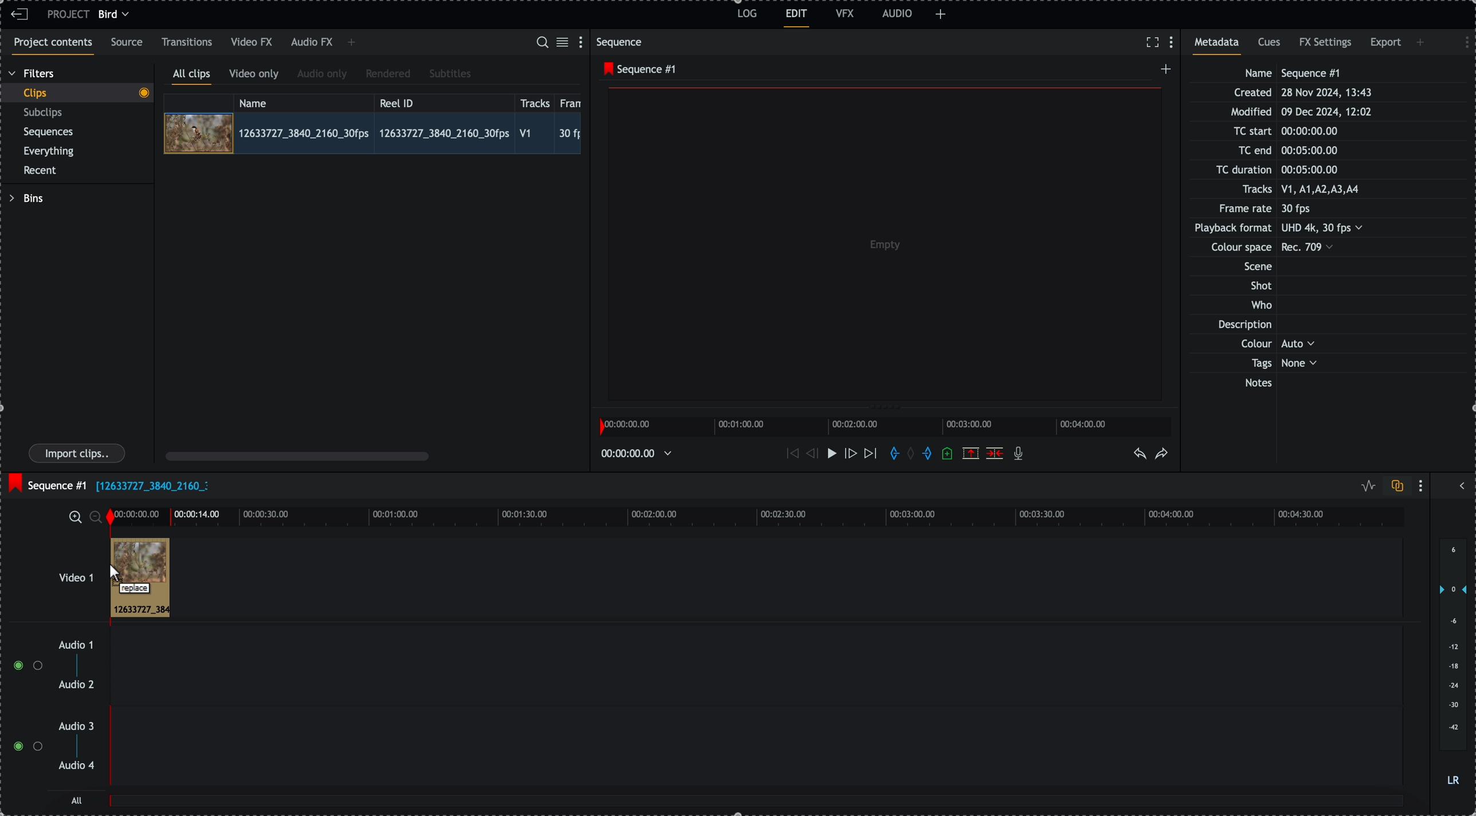 The height and width of the screenshot is (816, 1476). I want to click on clear marks, so click(914, 454).